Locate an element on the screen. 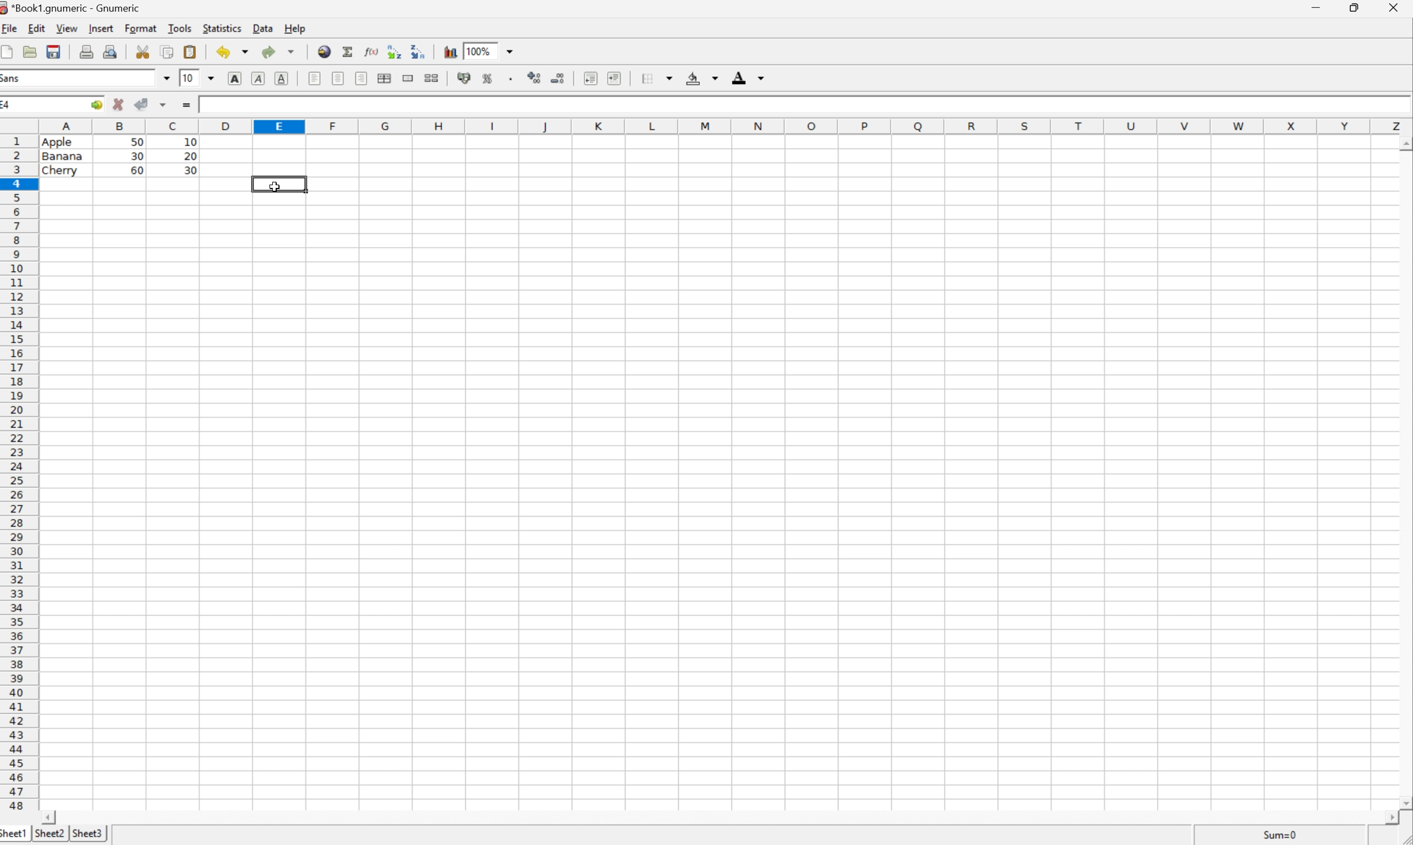 The image size is (1413, 845). sheet1 is located at coordinates (13, 835).